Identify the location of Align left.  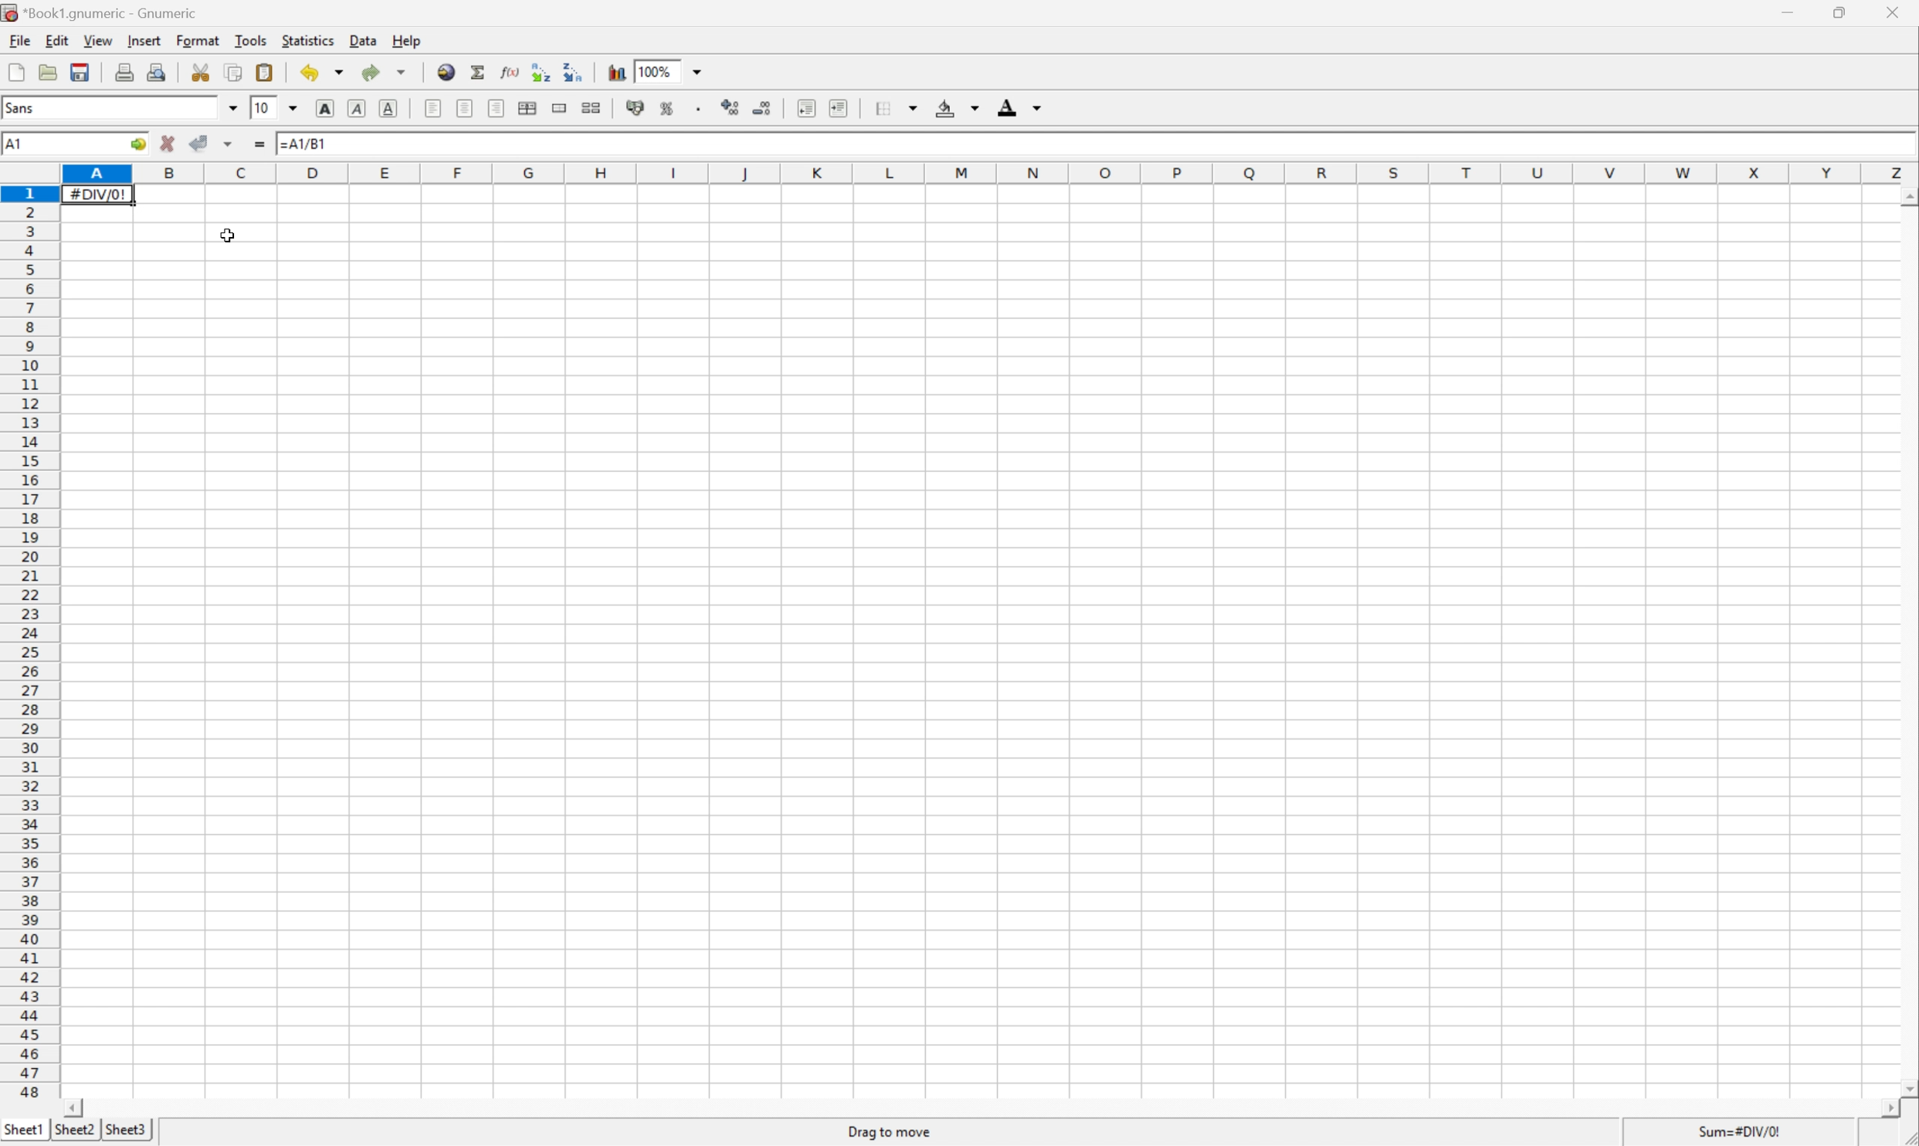
(436, 109).